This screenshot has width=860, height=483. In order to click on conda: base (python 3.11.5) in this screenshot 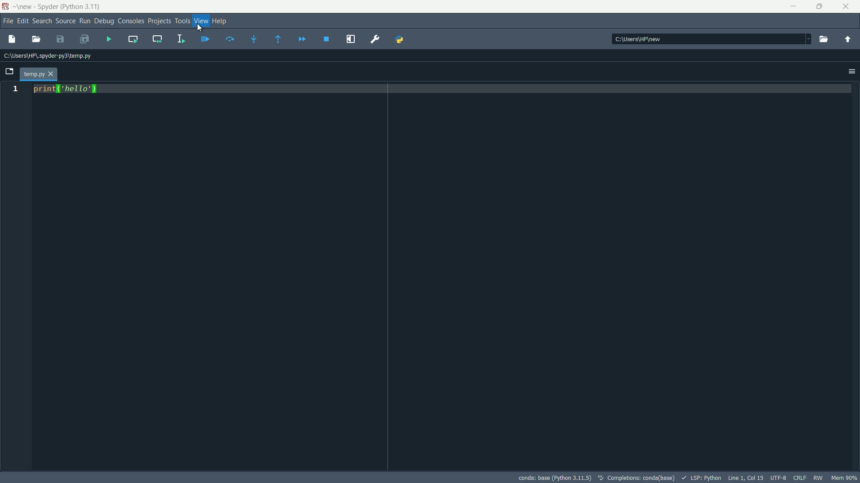, I will do `click(555, 478)`.